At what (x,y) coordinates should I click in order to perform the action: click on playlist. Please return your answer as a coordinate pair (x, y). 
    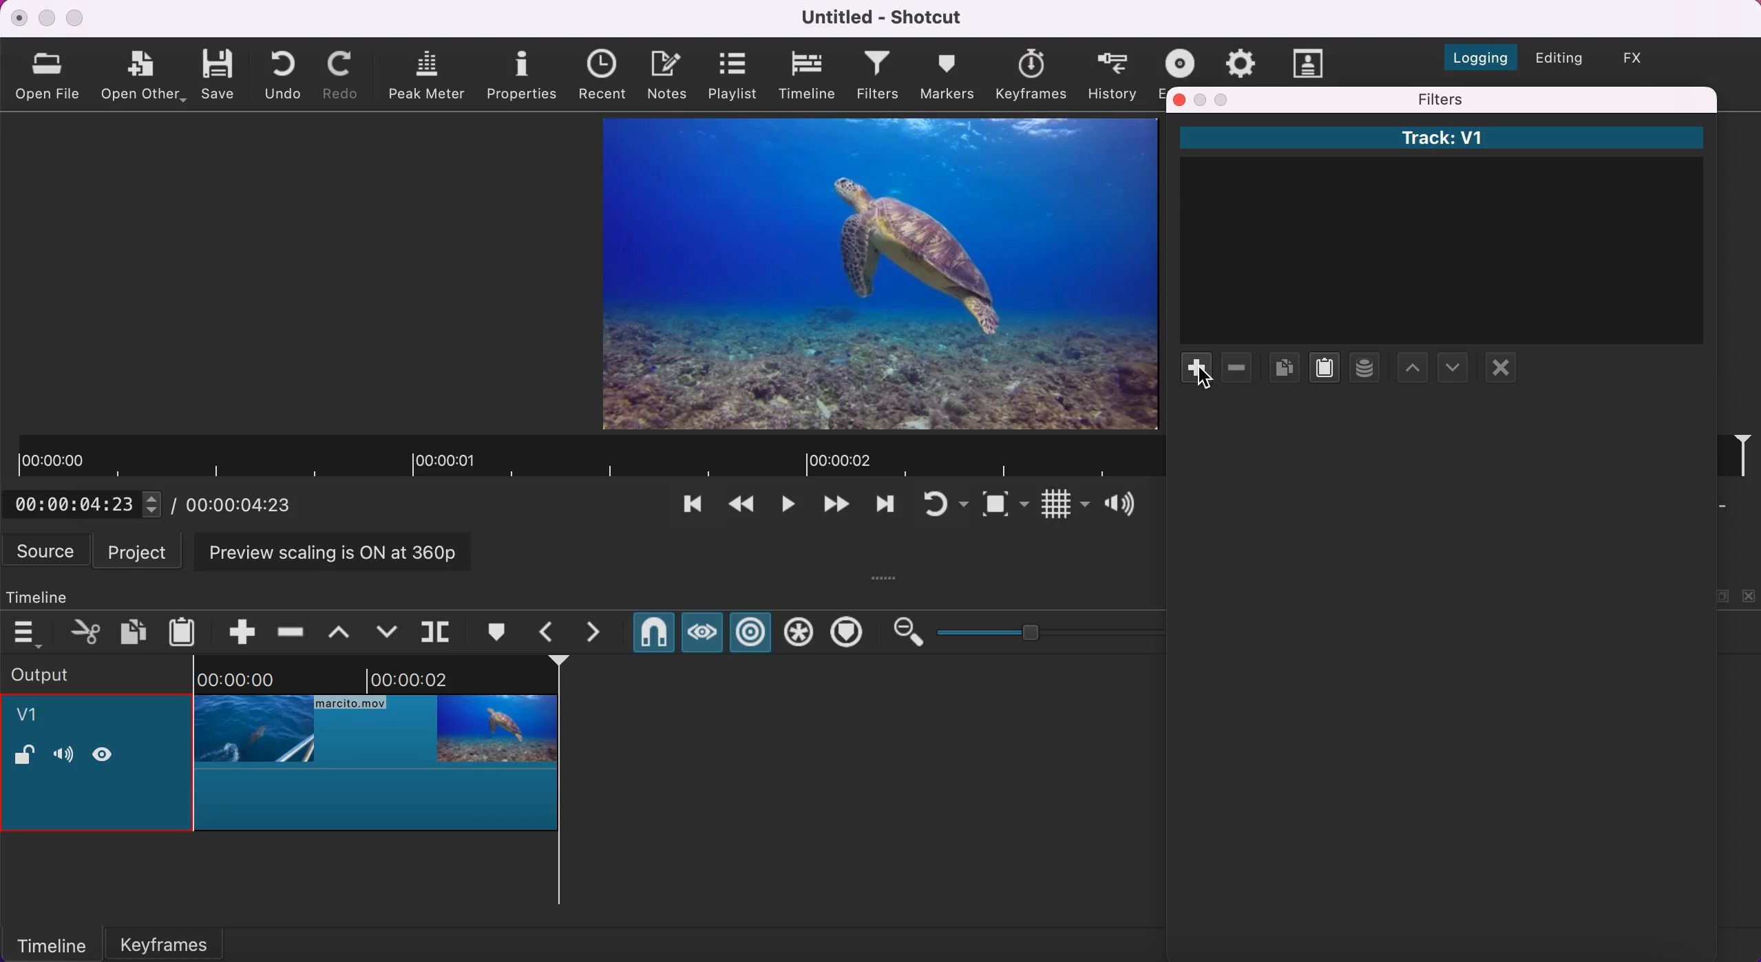
    Looking at the image, I should click on (732, 75).